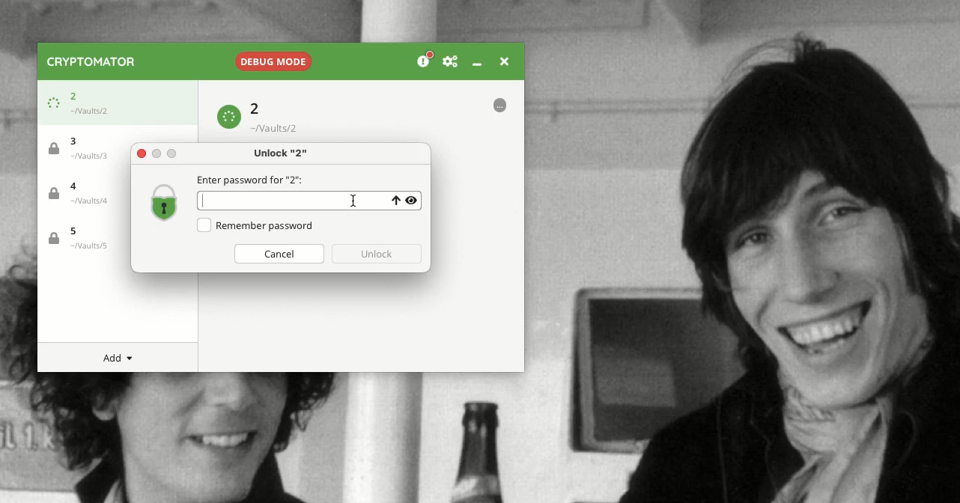 This screenshot has width=960, height=503. Describe the element at coordinates (121, 359) in the screenshot. I see `Add menu` at that location.